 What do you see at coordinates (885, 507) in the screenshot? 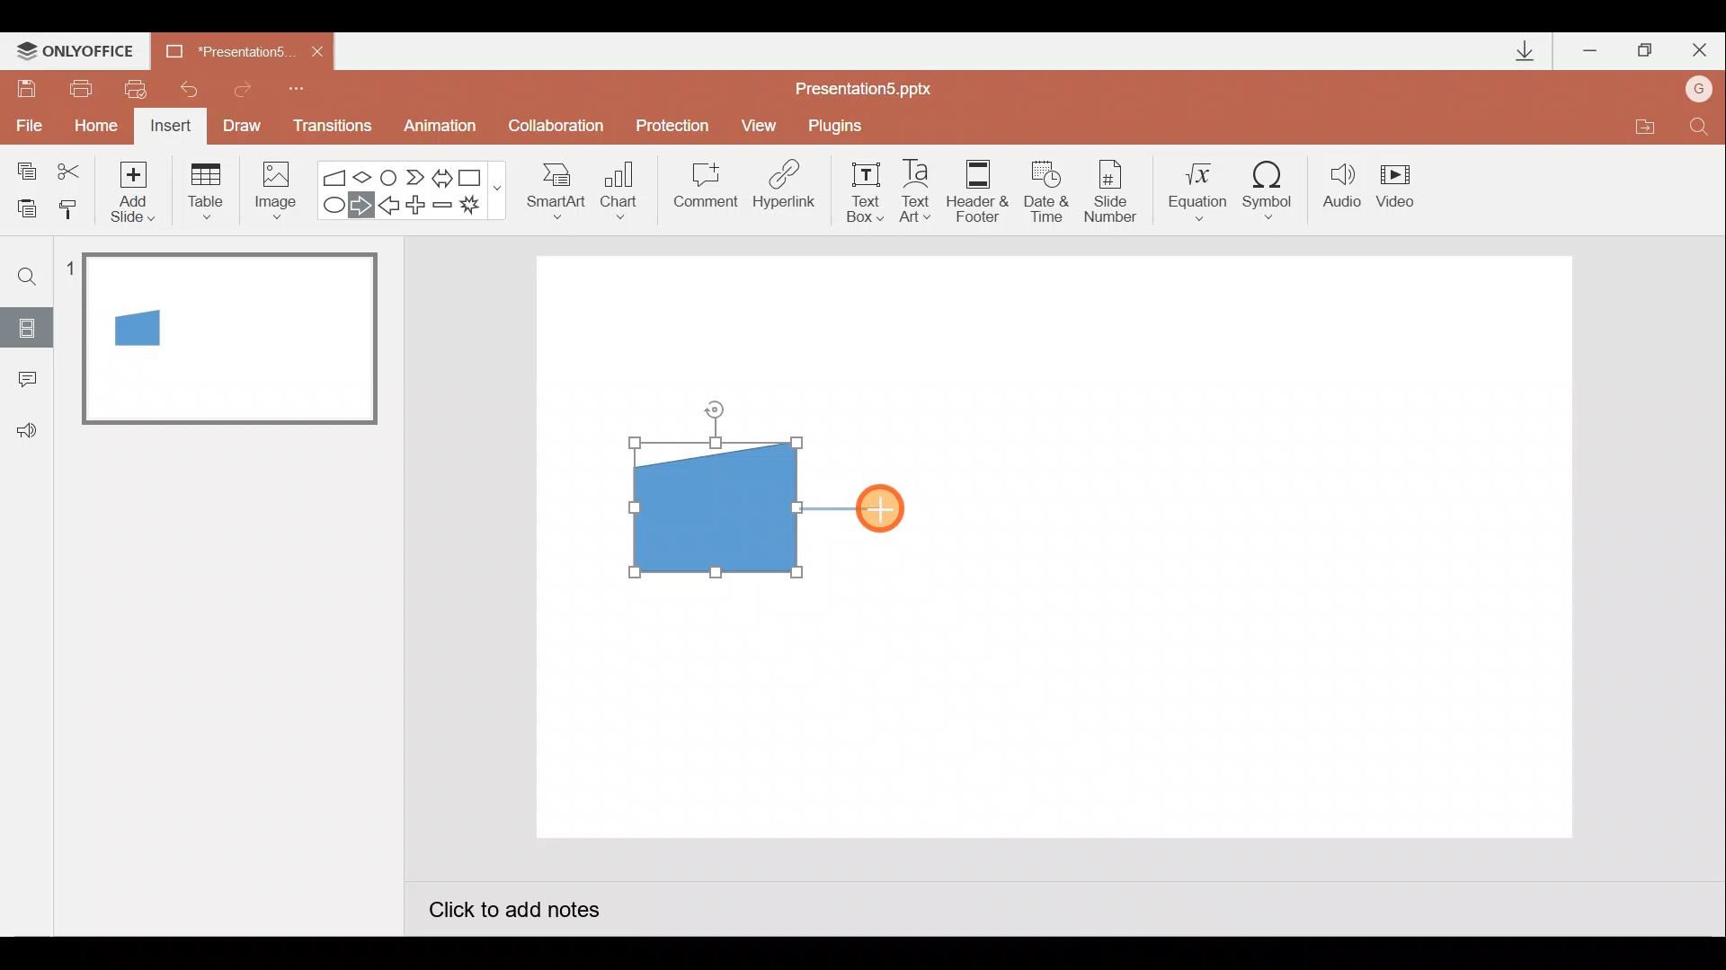
I see `Cursor` at bounding box center [885, 507].